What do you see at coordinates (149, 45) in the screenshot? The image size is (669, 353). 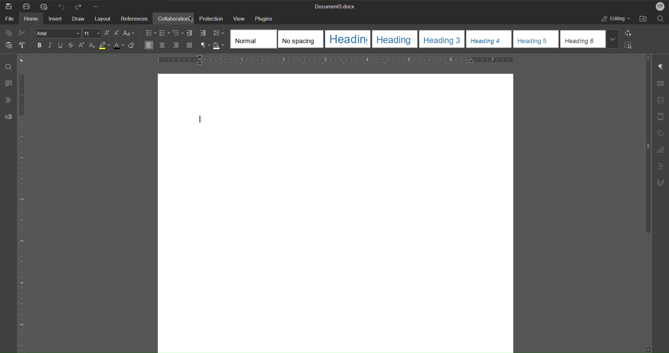 I see `Alignment` at bounding box center [149, 45].